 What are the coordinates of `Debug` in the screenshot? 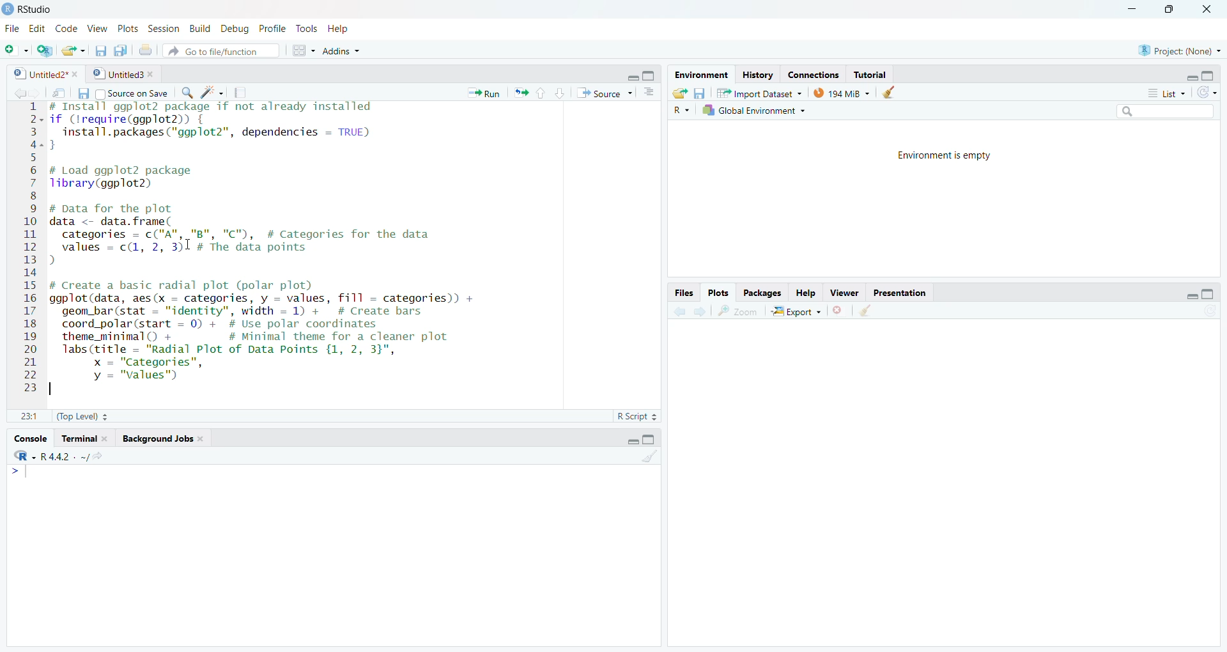 It's located at (234, 29).